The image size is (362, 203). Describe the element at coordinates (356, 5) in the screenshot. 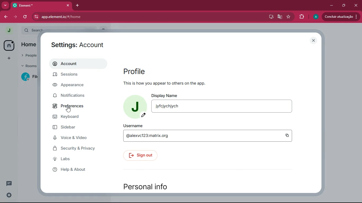

I see `close` at that location.